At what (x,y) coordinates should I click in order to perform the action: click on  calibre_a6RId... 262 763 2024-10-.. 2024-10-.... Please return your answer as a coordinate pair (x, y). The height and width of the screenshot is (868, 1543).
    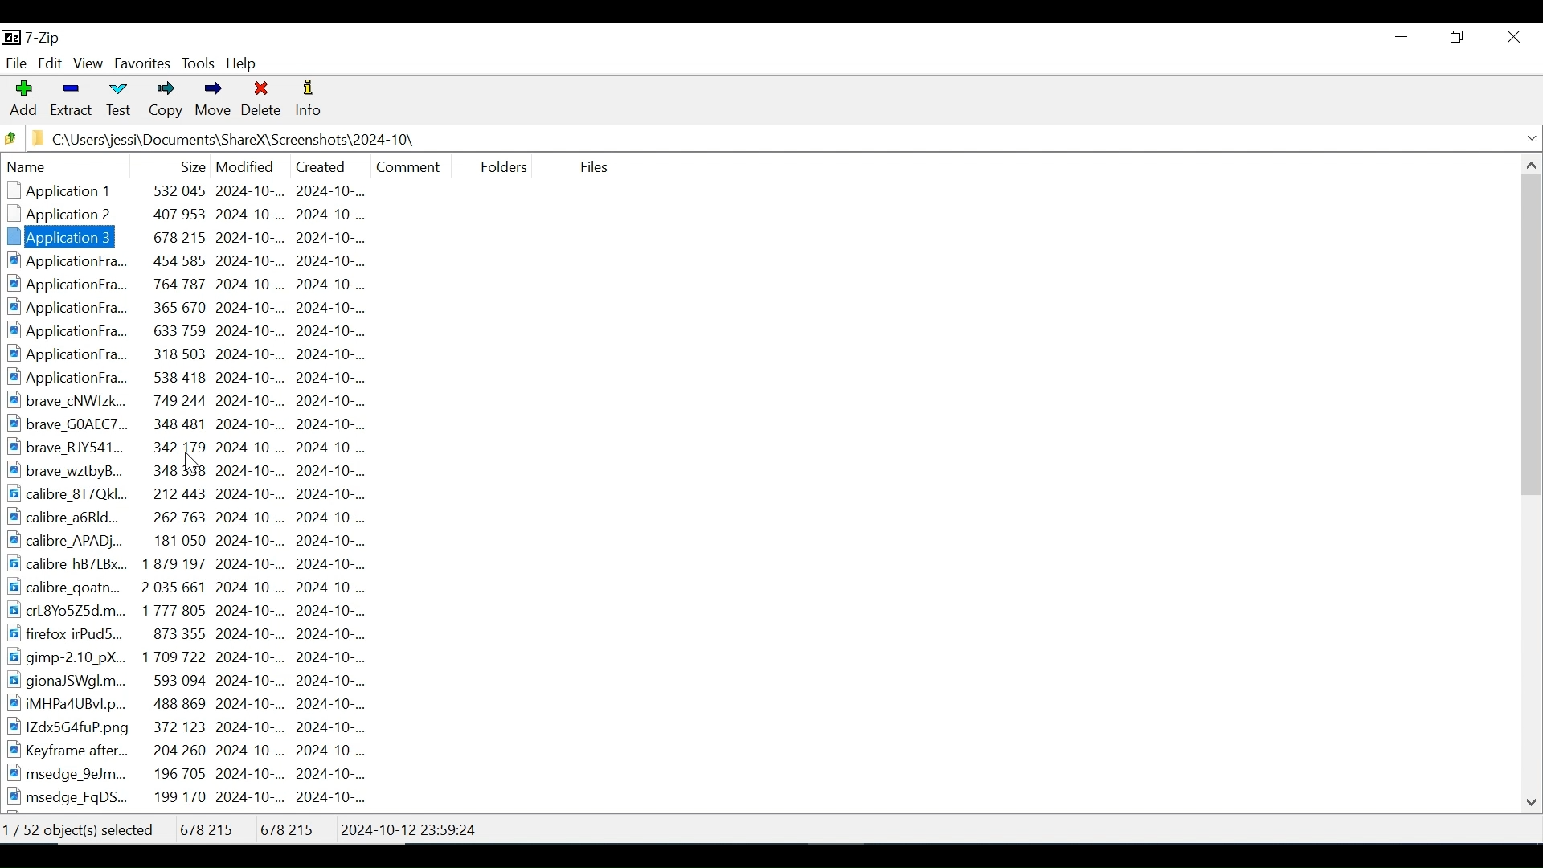
    Looking at the image, I should click on (203, 518).